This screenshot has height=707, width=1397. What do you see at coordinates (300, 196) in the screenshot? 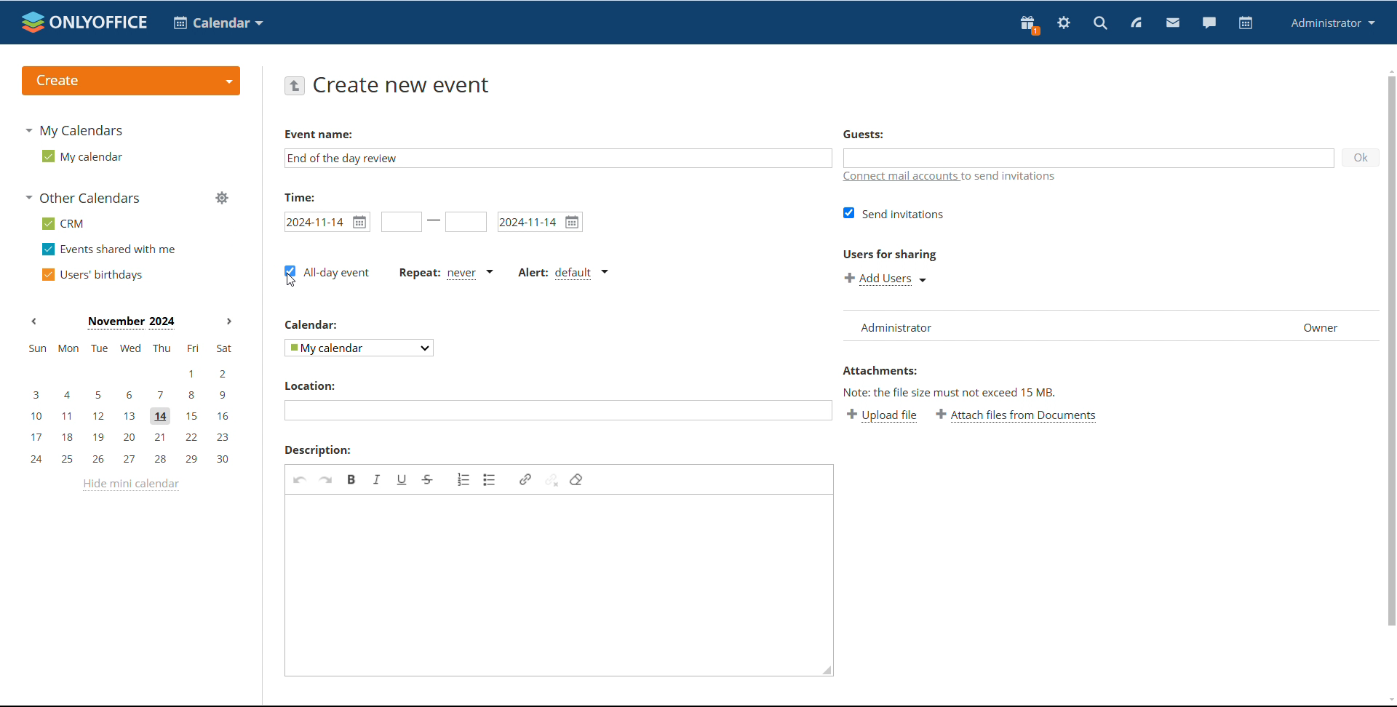
I see `time` at bounding box center [300, 196].